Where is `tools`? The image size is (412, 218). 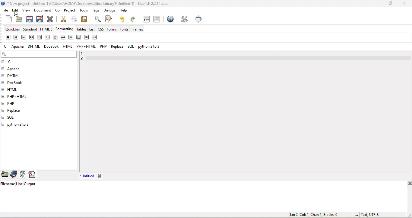
tools is located at coordinates (83, 11).